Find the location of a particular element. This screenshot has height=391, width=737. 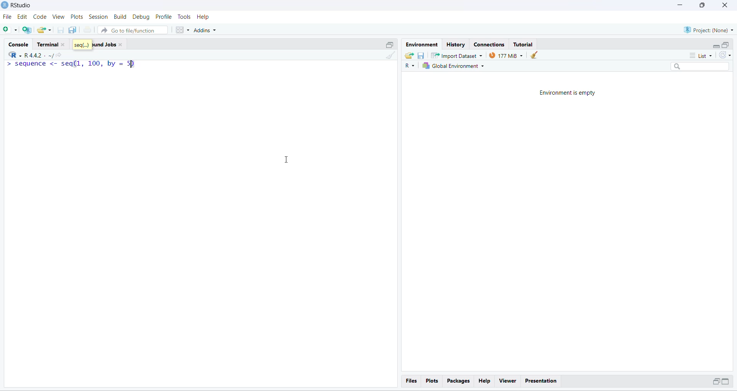

open in separate window is located at coordinates (390, 45).